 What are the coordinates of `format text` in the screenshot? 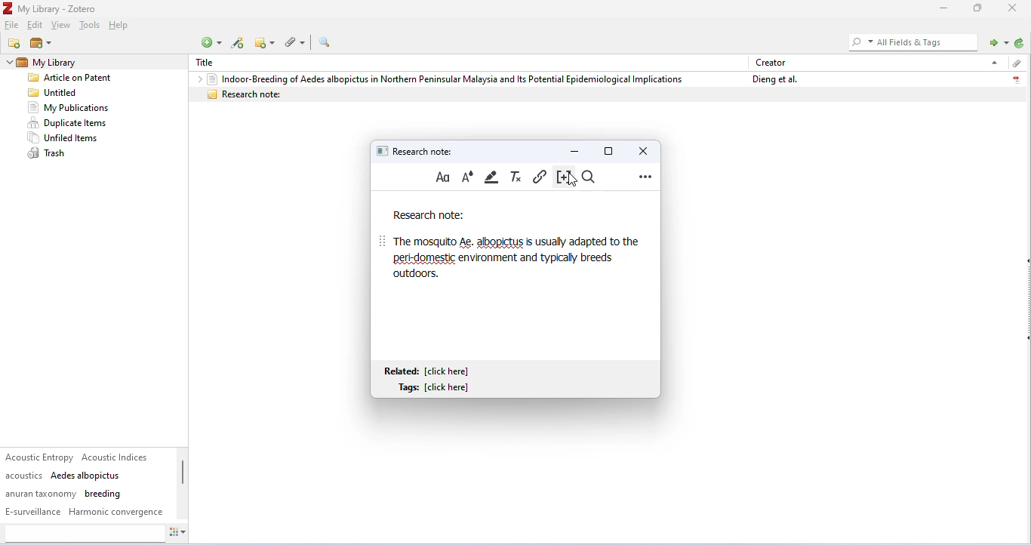 It's located at (443, 177).